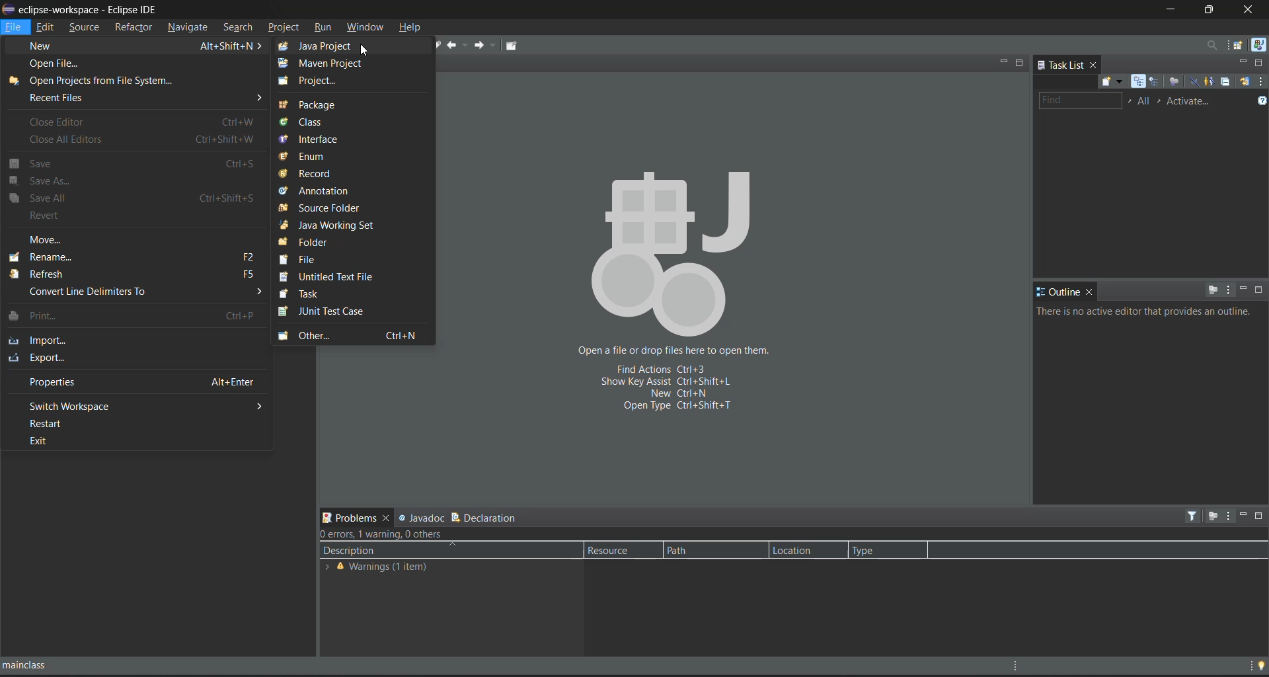 This screenshot has height=677, width=1269. I want to click on scheduled, so click(1155, 81).